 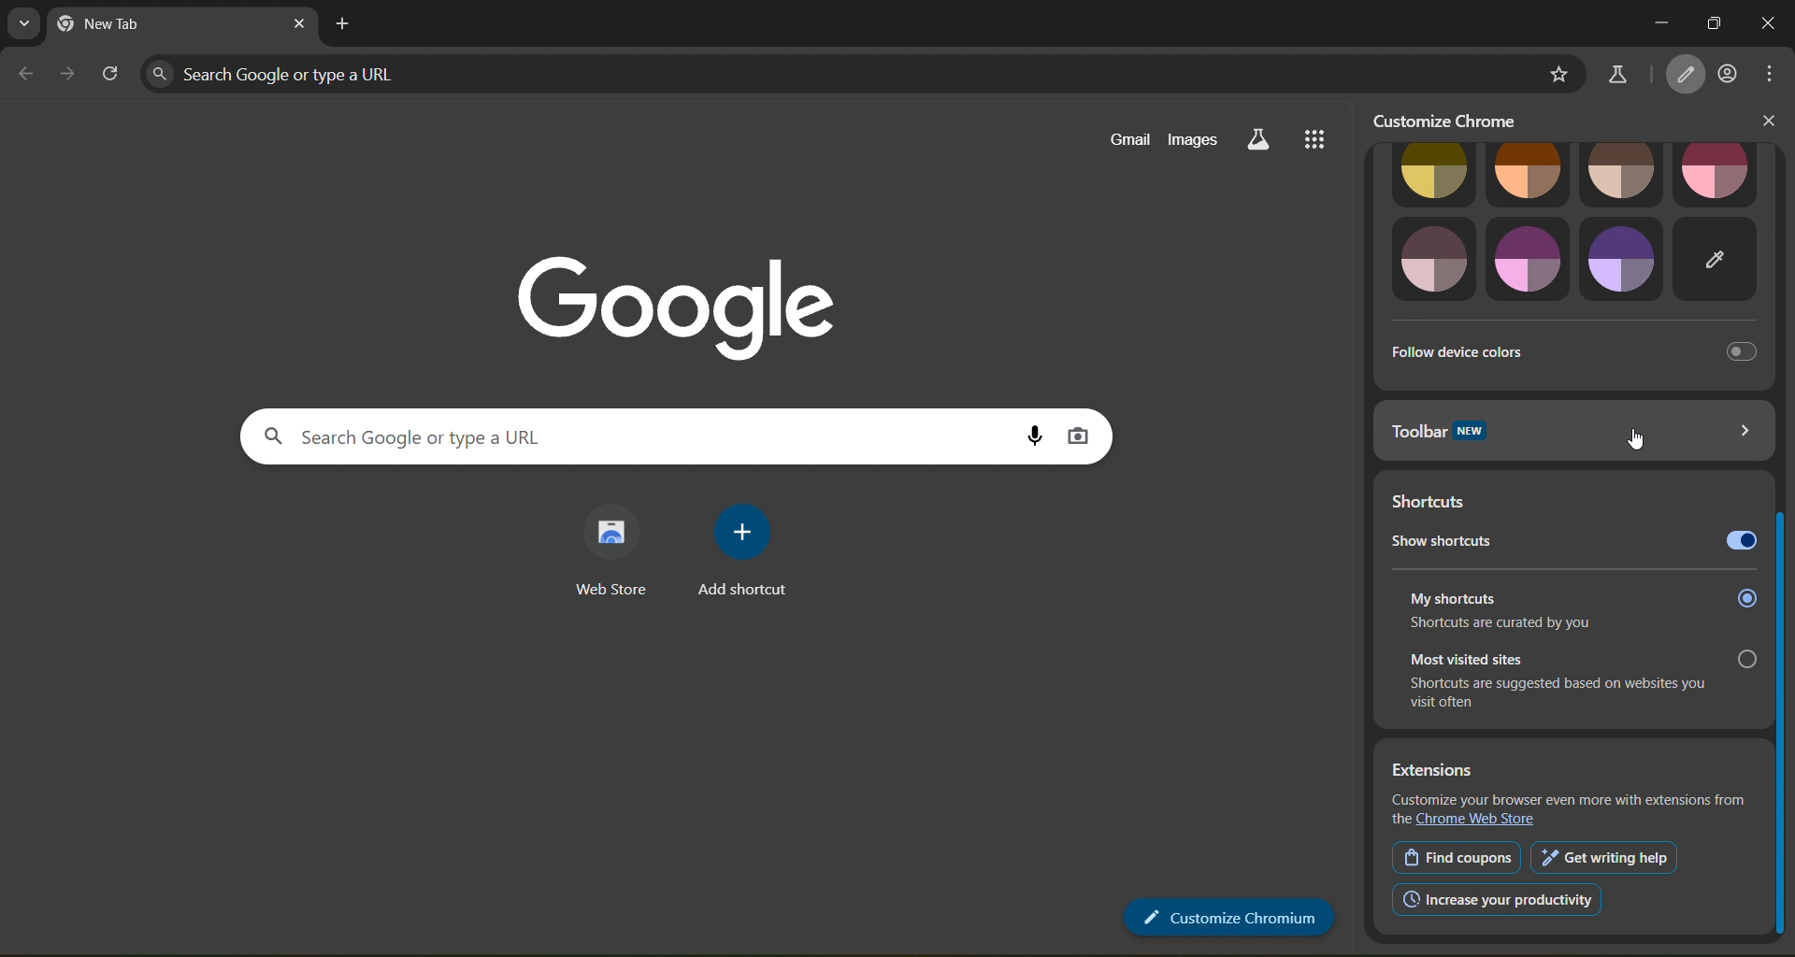 What do you see at coordinates (1623, 171) in the screenshot?
I see `image` at bounding box center [1623, 171].